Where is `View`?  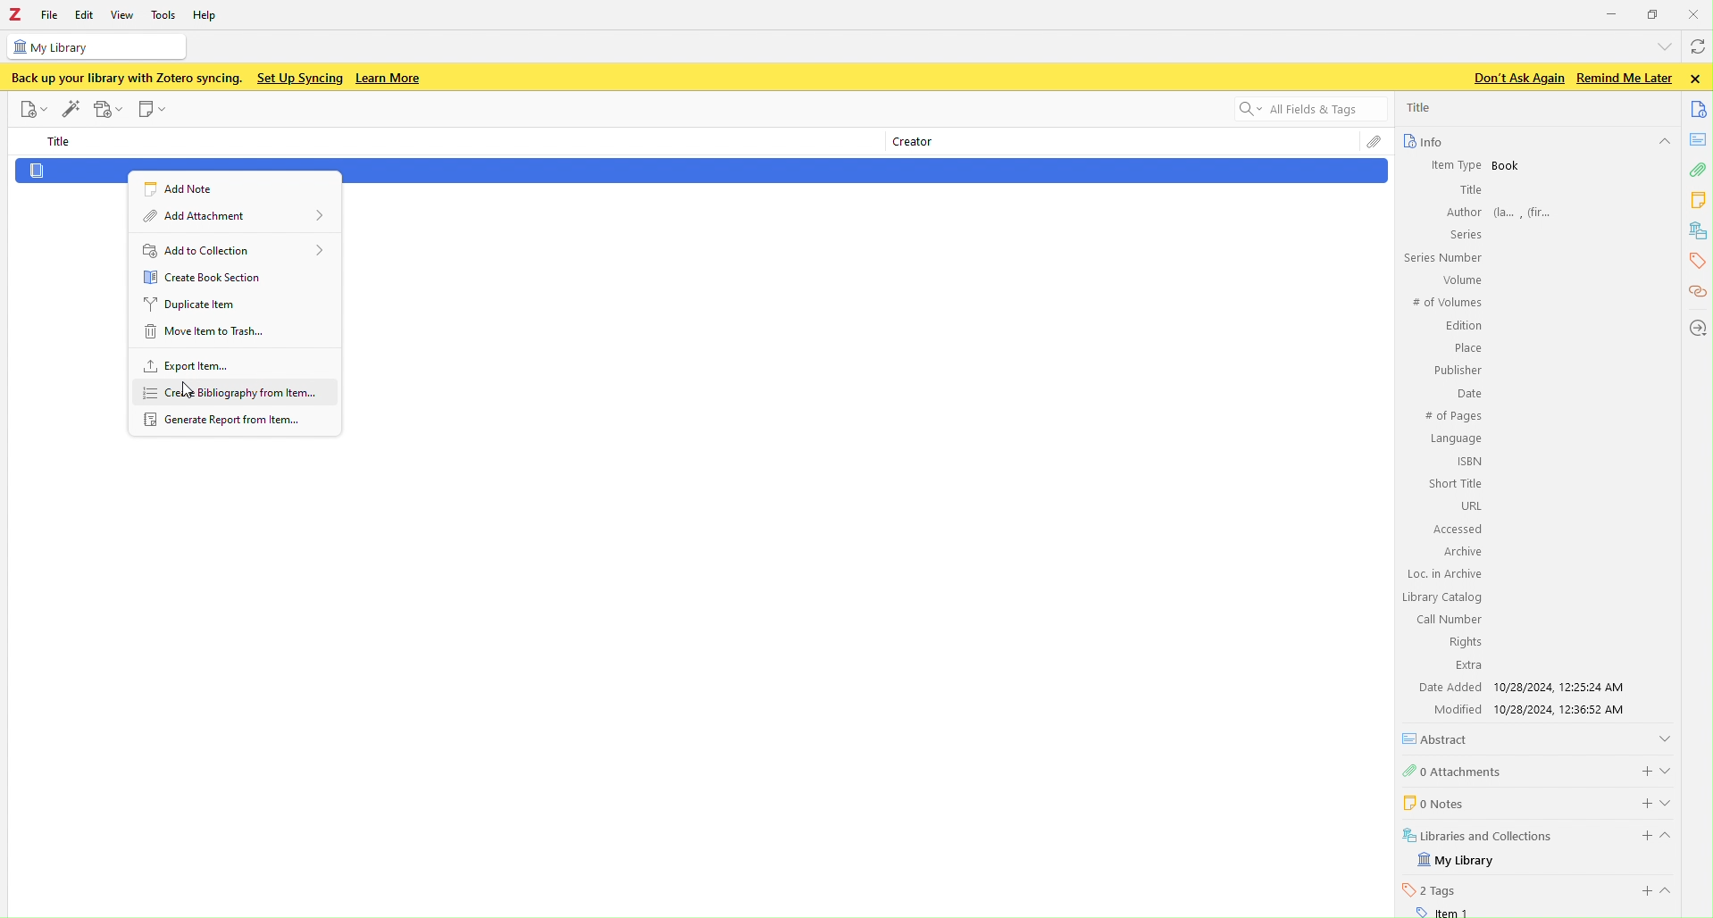
View is located at coordinates (124, 14).